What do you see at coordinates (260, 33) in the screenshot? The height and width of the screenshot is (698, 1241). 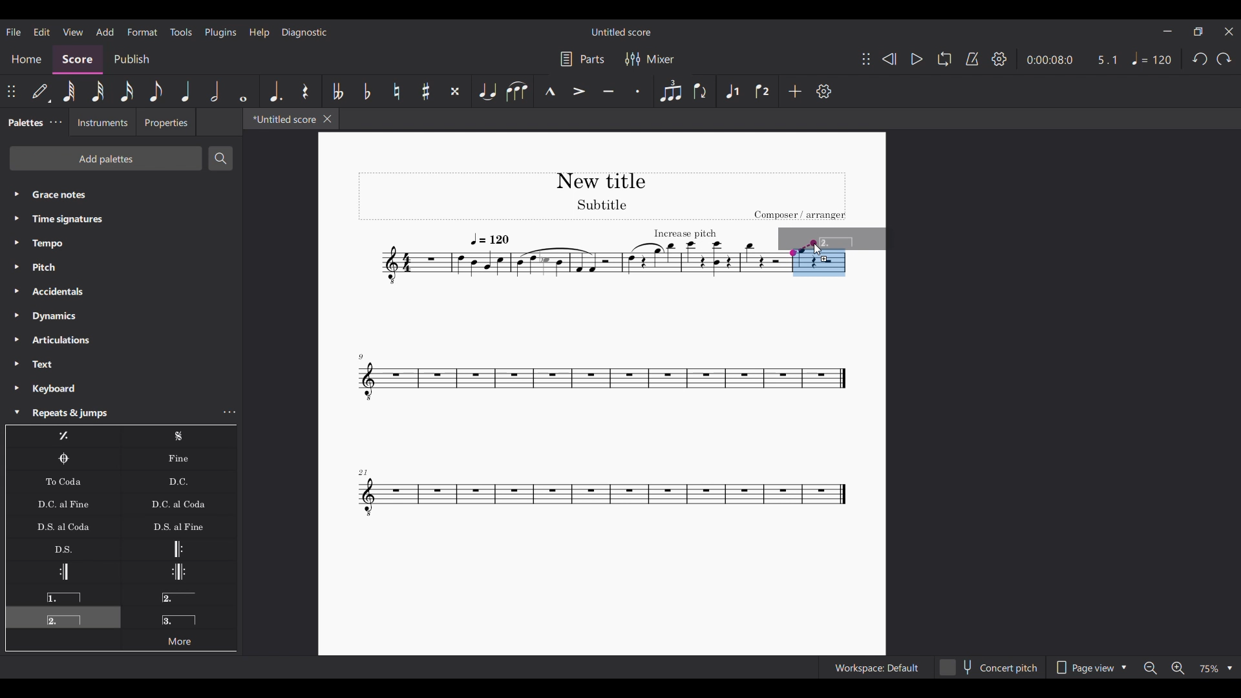 I see `Help menu` at bounding box center [260, 33].